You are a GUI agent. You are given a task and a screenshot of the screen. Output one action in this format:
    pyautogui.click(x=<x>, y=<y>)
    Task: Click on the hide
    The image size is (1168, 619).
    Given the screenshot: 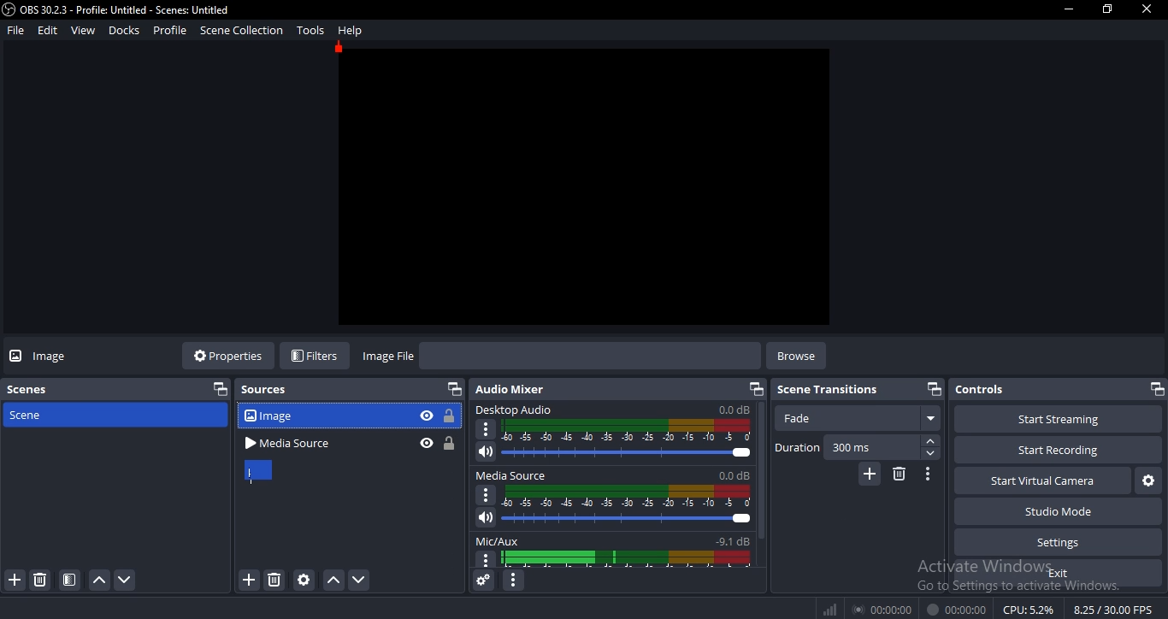 What is the action you would take?
    pyautogui.click(x=425, y=416)
    